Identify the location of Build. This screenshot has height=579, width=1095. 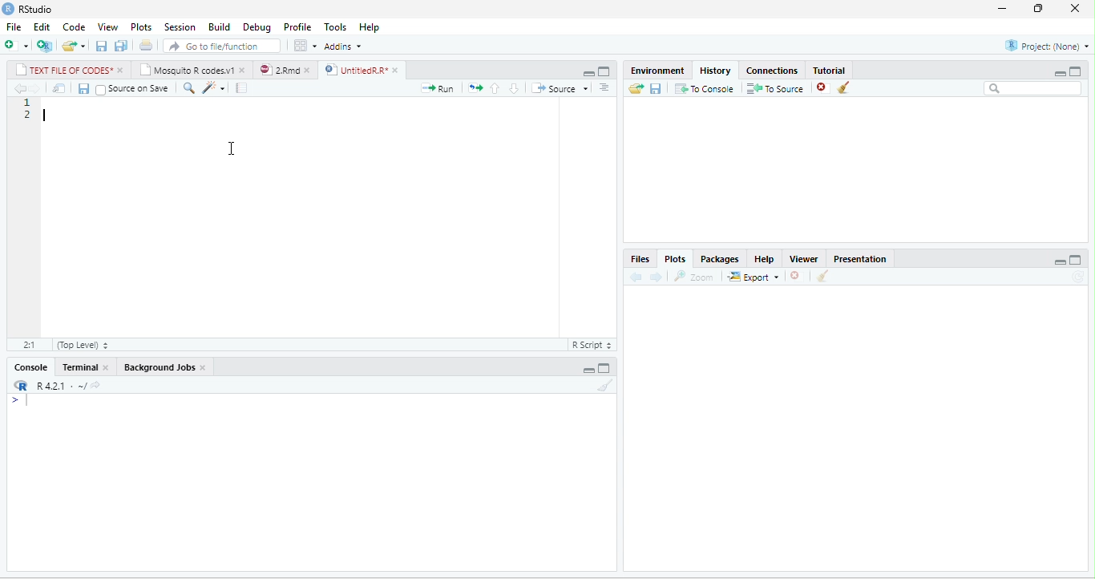
(219, 26).